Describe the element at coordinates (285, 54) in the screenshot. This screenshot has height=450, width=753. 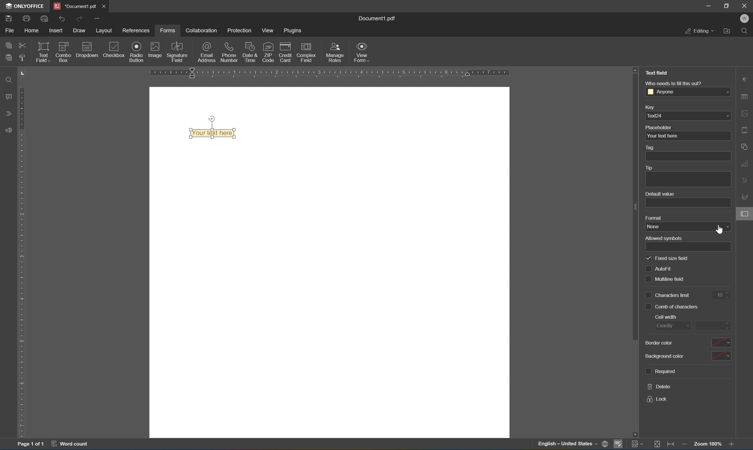
I see `credit card` at that location.